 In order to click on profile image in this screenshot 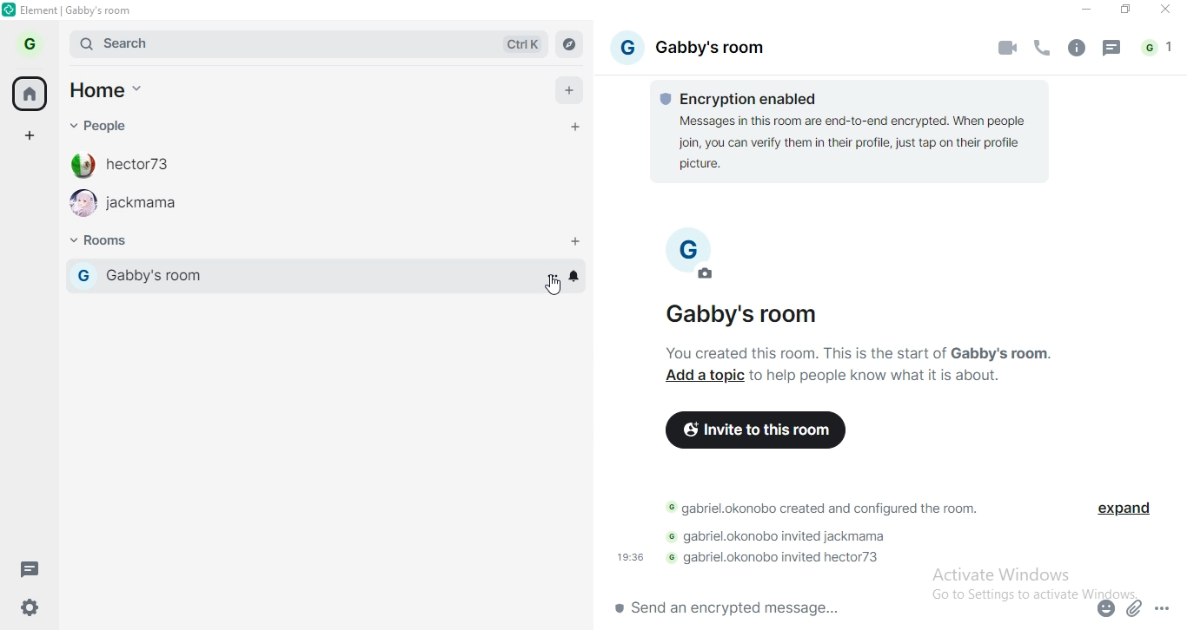, I will do `click(79, 165)`.